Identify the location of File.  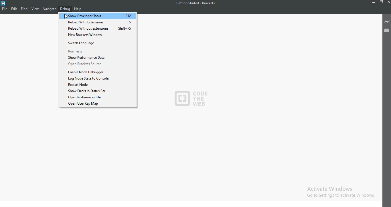
(5, 9).